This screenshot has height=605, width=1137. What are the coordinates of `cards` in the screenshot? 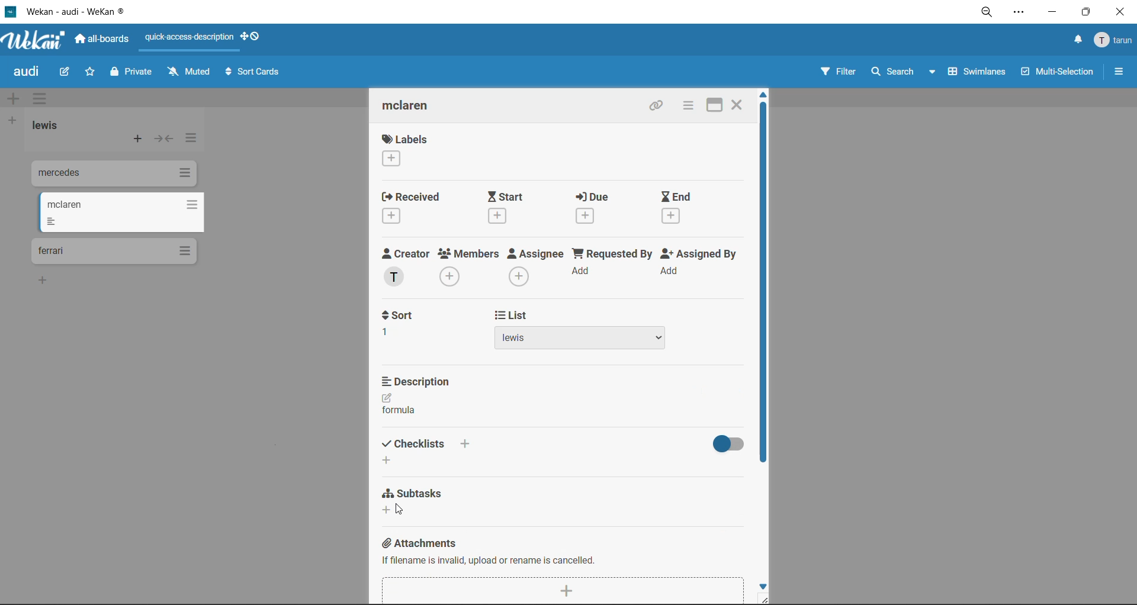 It's located at (114, 252).